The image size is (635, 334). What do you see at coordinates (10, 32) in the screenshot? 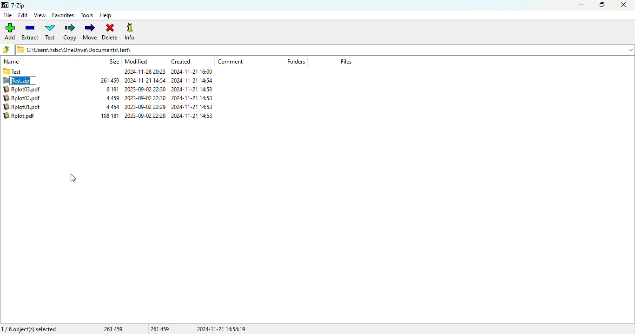
I see `add` at bounding box center [10, 32].